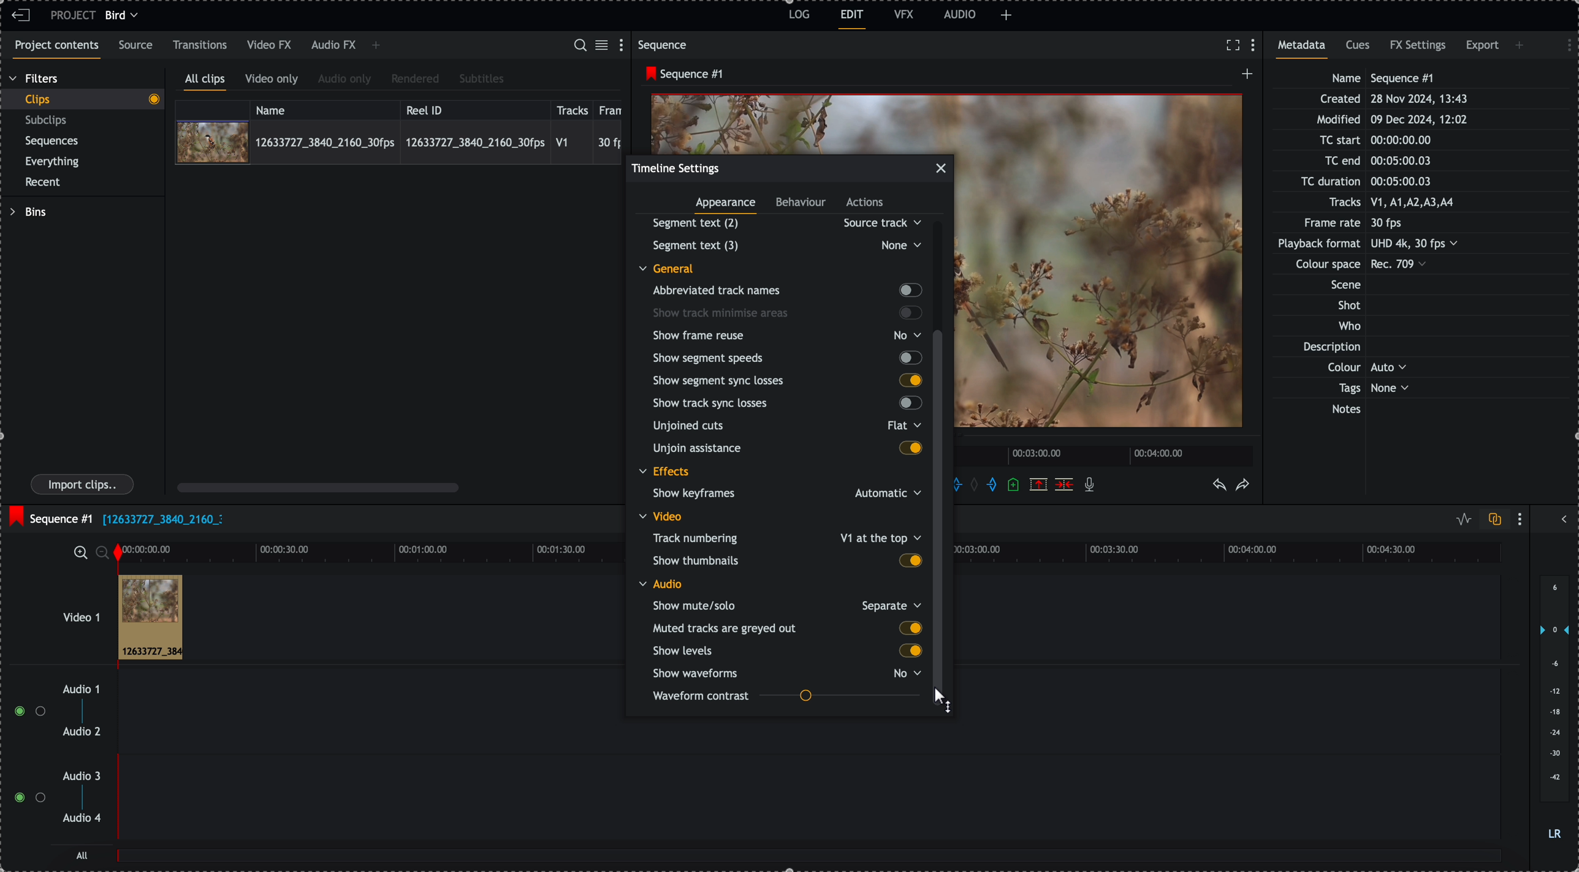  I want to click on video FX, so click(270, 45).